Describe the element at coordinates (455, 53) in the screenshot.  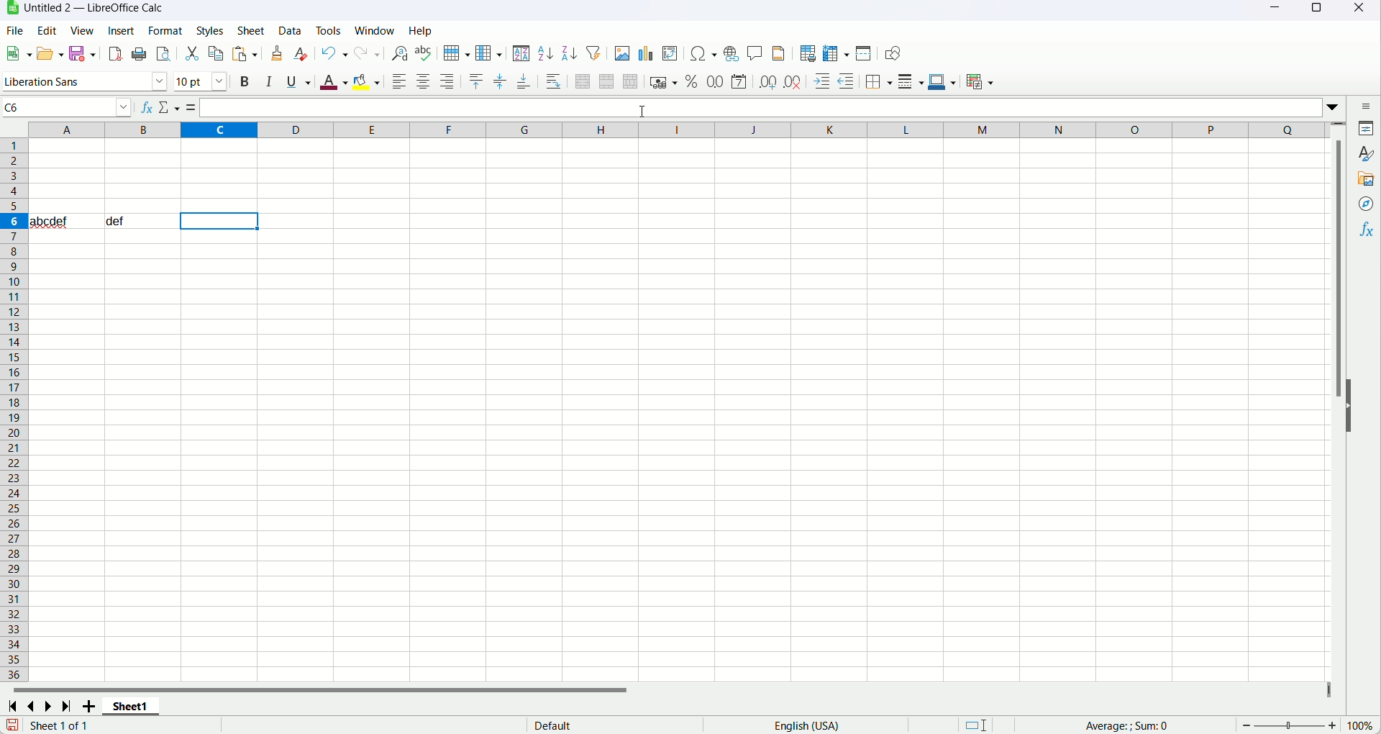
I see `row` at that location.